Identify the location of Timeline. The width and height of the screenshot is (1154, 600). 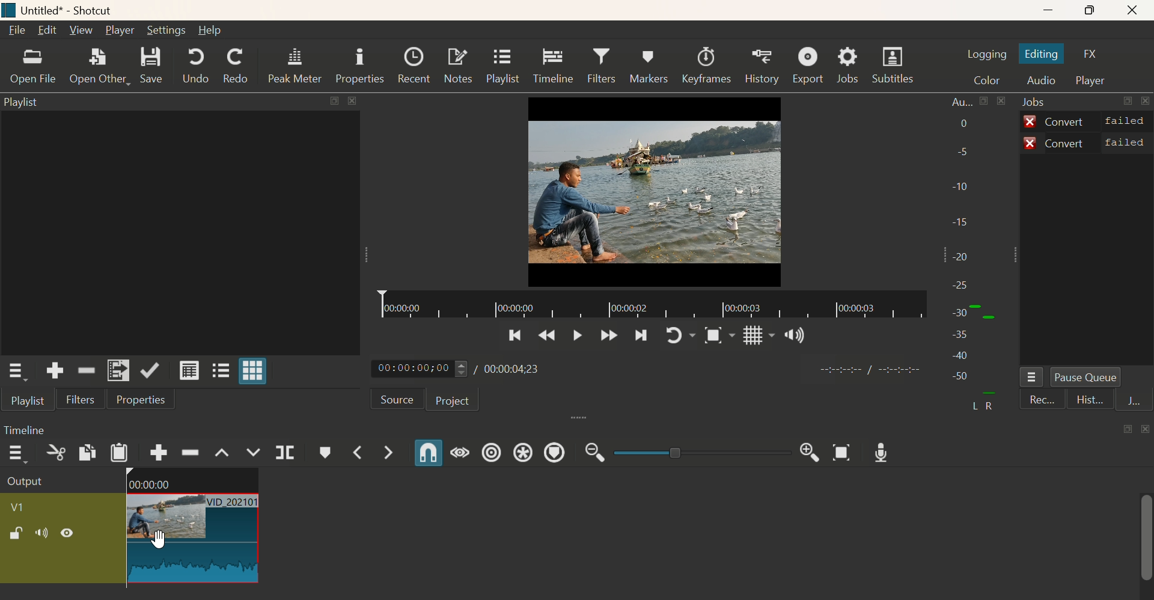
(553, 66).